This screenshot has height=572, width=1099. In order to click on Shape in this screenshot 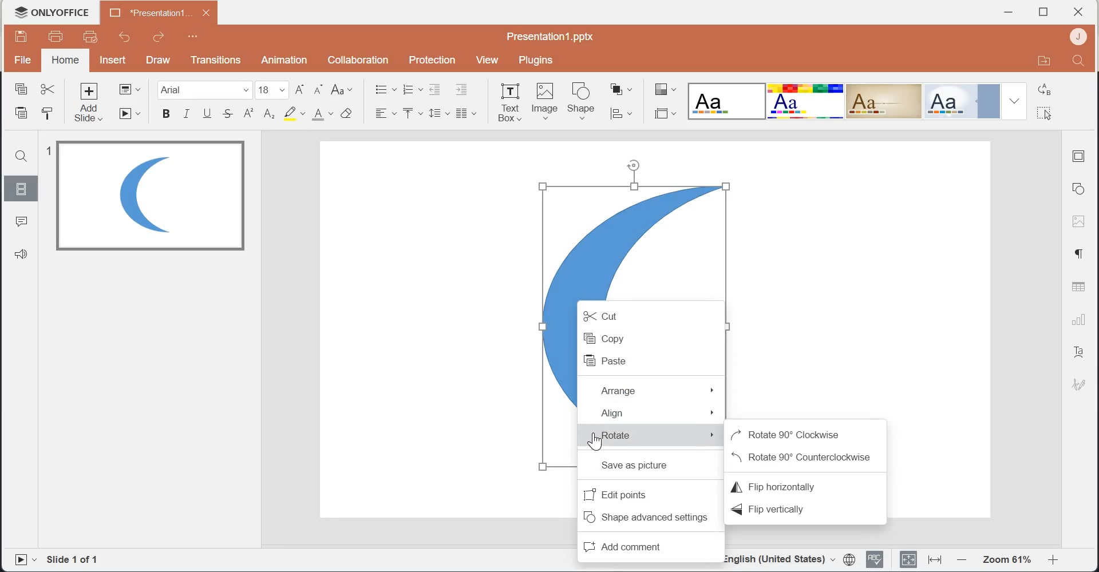, I will do `click(1081, 186)`.